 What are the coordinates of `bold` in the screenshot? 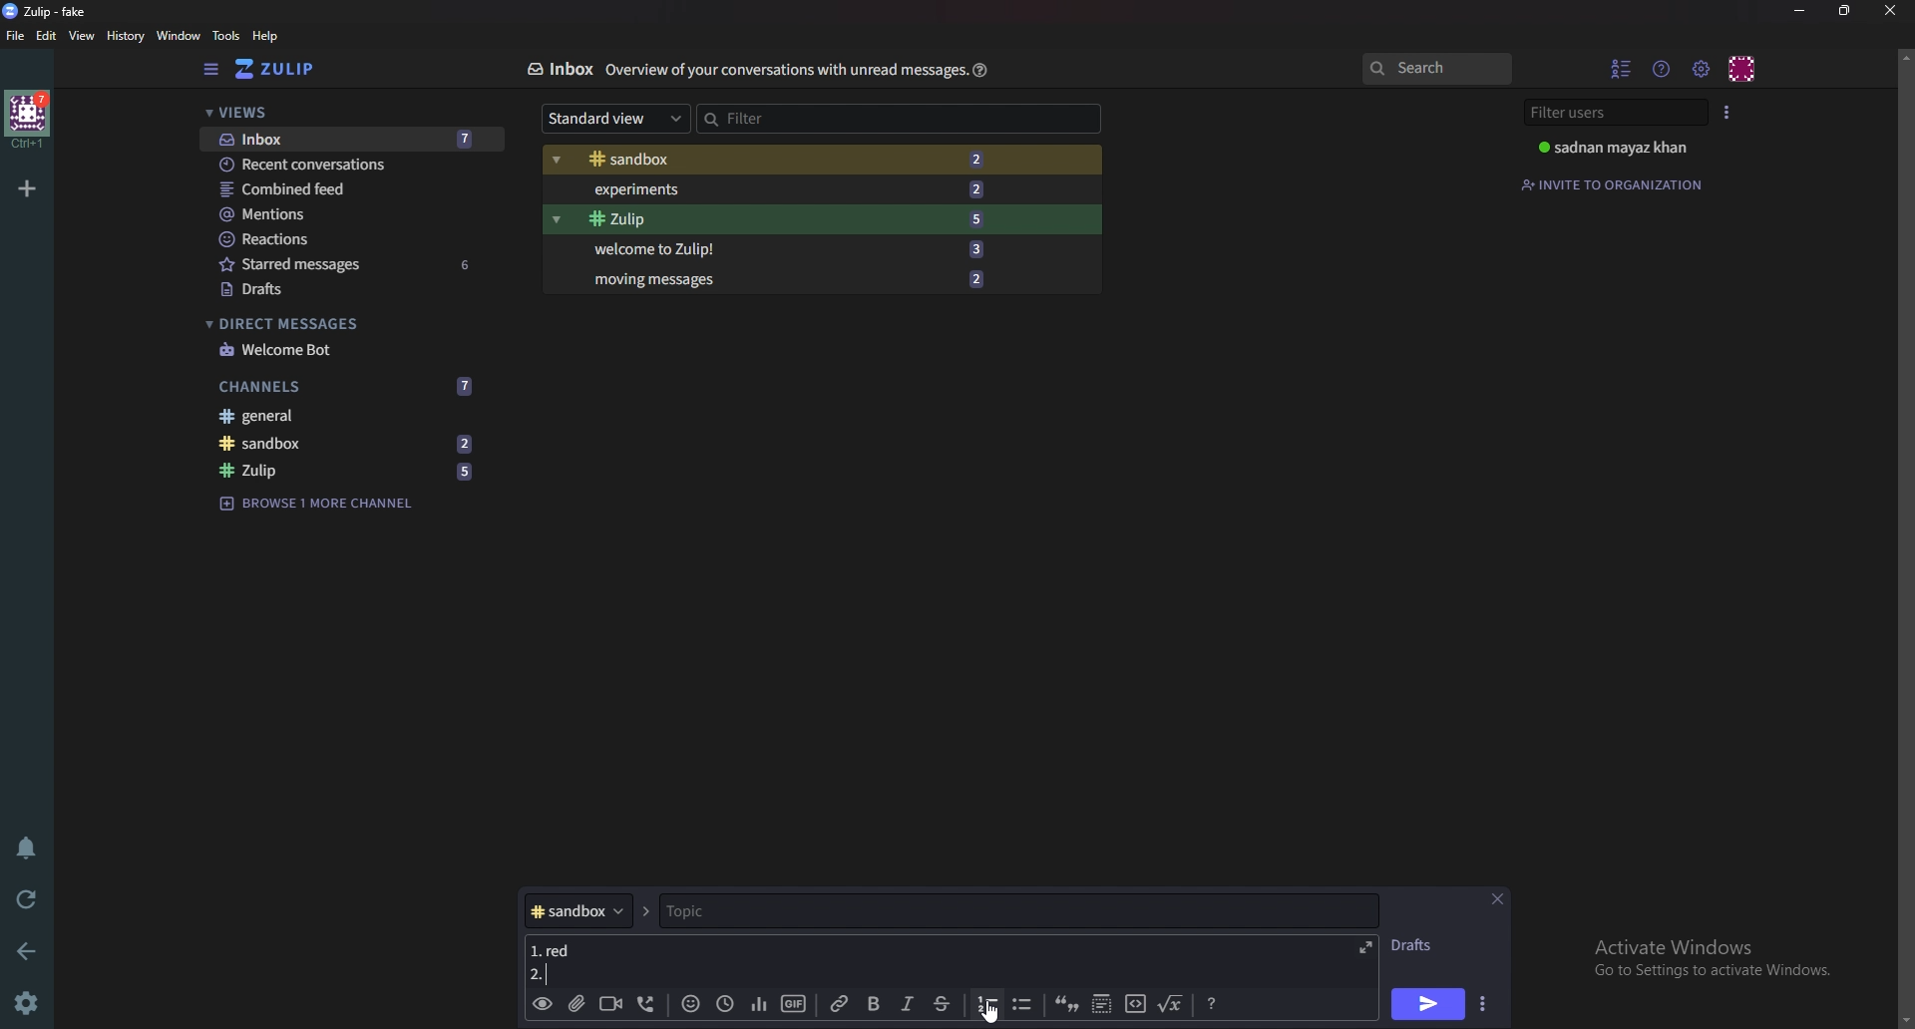 It's located at (872, 1004).